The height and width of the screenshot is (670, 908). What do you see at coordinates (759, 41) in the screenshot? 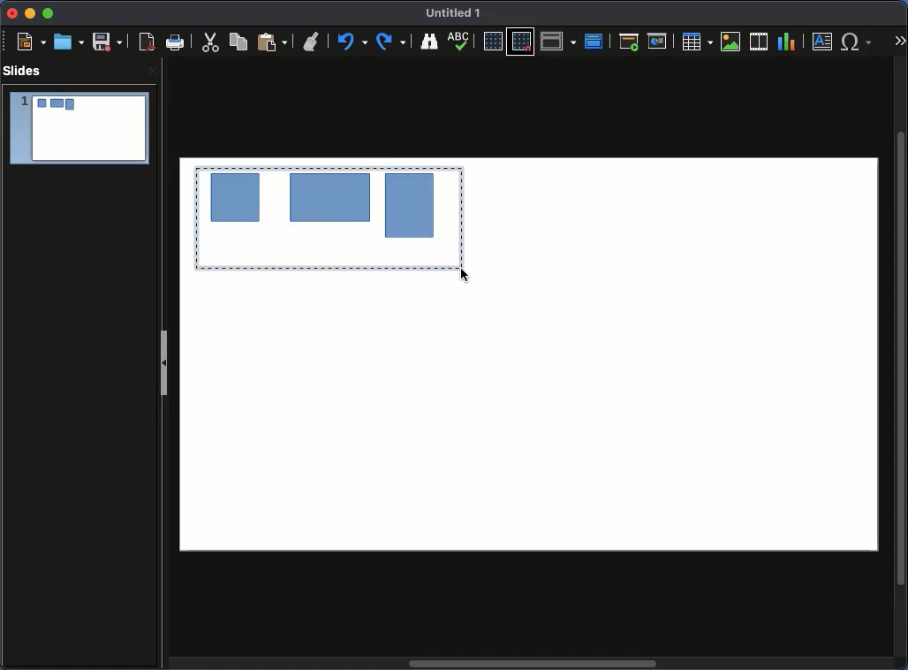
I see `Insert audio or video` at bounding box center [759, 41].